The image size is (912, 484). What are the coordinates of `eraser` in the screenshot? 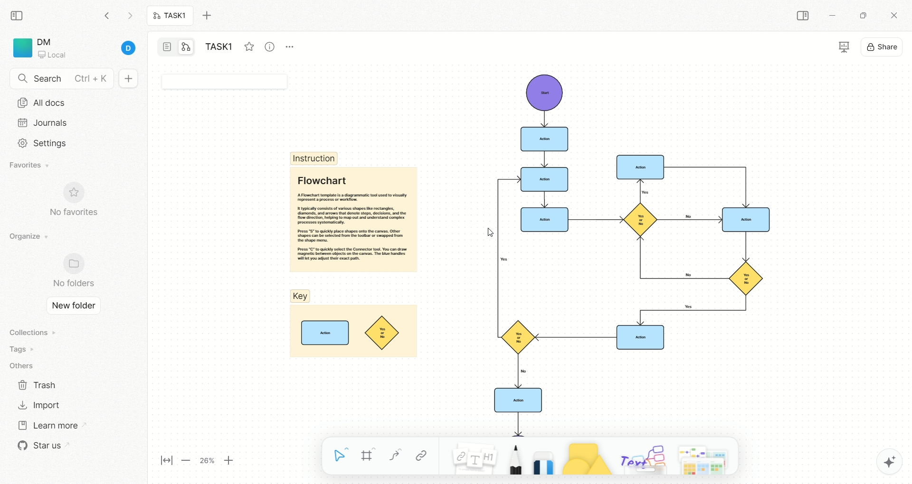 It's located at (541, 456).